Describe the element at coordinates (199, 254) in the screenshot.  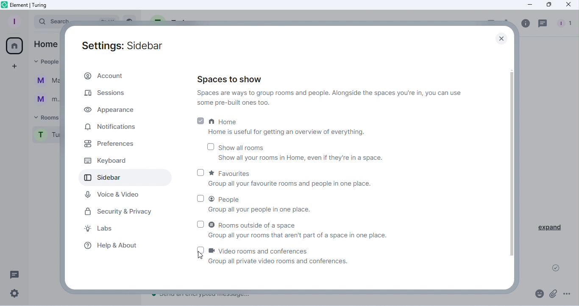
I see `Cursor` at that location.